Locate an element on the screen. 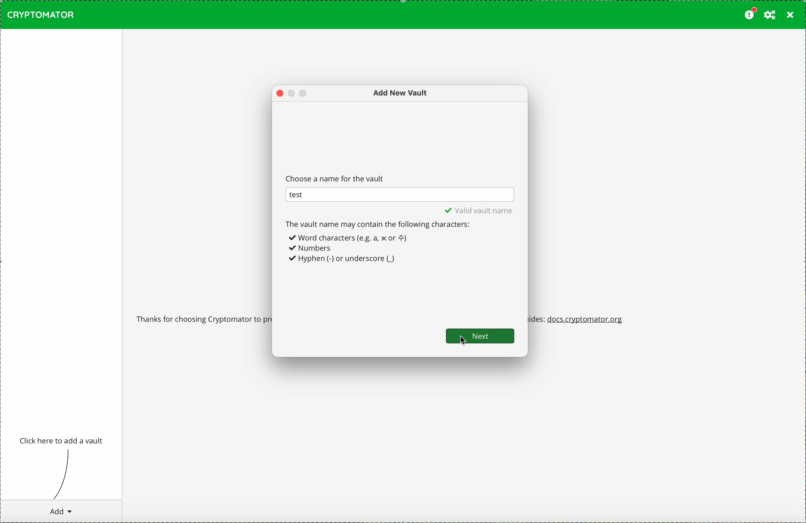 The width and height of the screenshot is (806, 523). please consider donating is located at coordinates (749, 14).